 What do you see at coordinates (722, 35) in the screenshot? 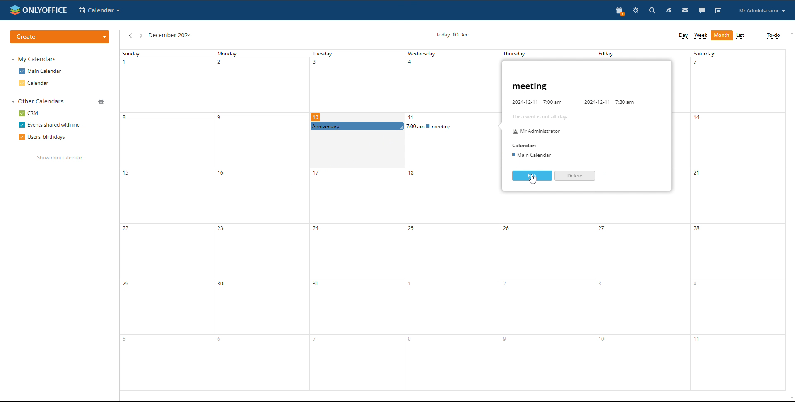
I see `month view` at bounding box center [722, 35].